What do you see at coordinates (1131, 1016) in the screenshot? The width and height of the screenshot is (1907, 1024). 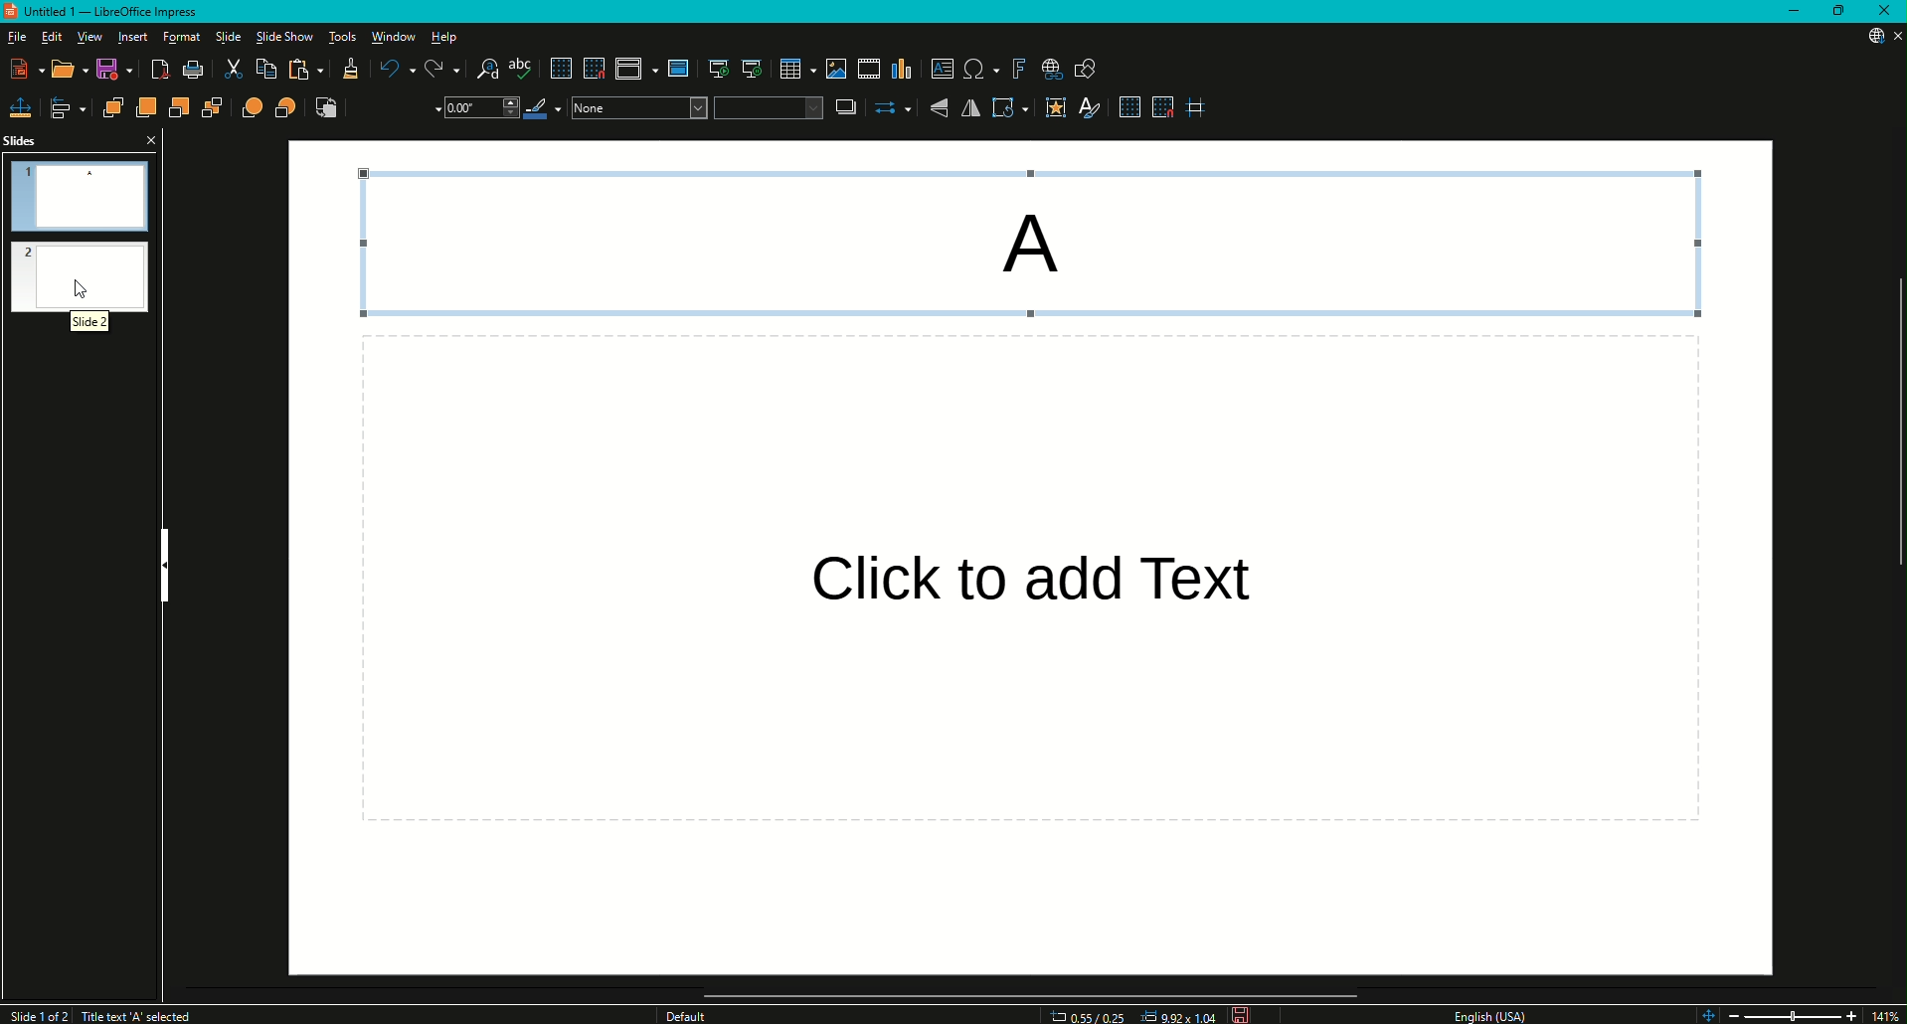 I see `Dimensions` at bounding box center [1131, 1016].